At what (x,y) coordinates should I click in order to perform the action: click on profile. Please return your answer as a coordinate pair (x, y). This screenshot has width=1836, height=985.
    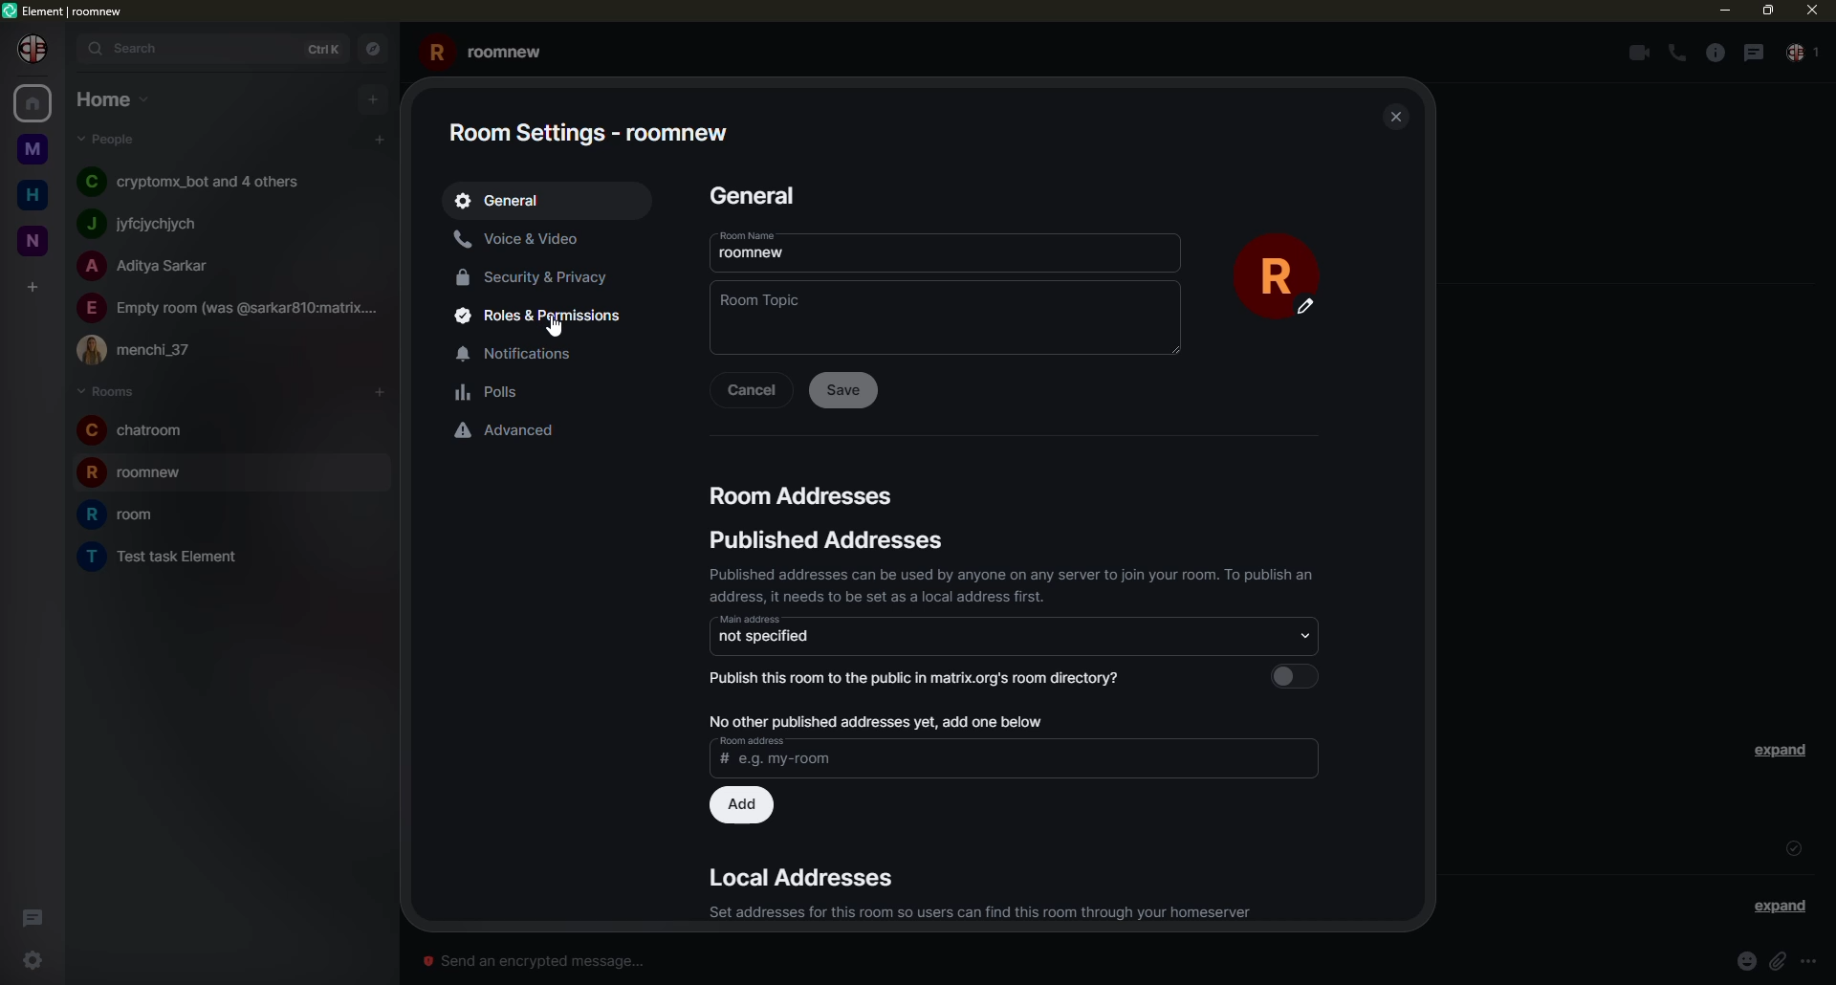
    Looking at the image, I should click on (1279, 275).